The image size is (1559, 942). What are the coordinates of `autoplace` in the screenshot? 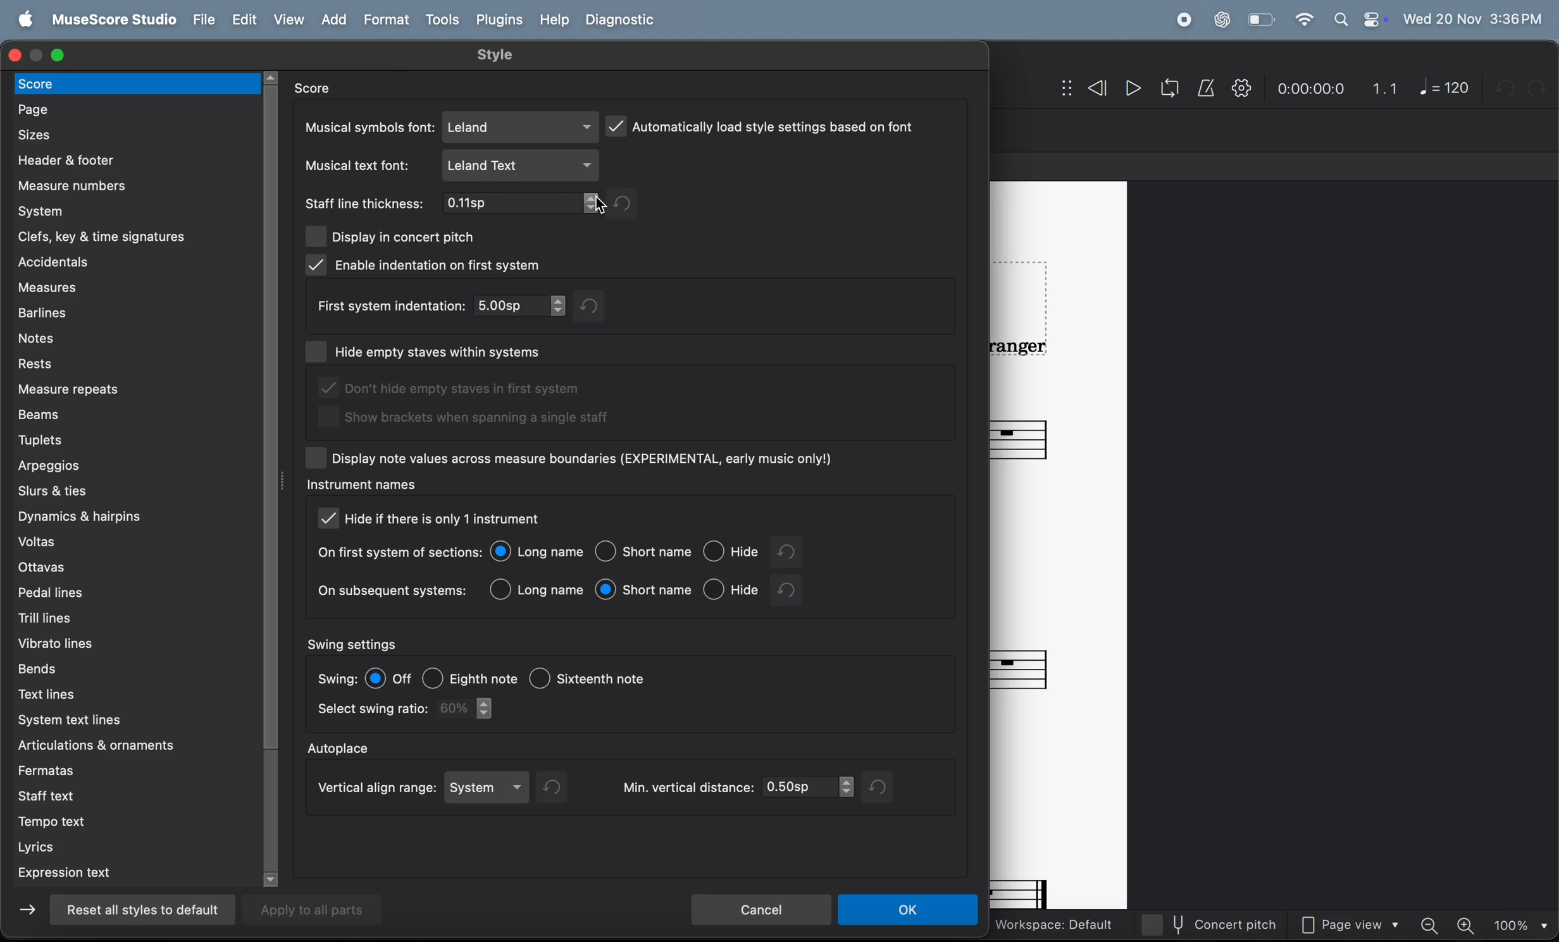 It's located at (342, 746).